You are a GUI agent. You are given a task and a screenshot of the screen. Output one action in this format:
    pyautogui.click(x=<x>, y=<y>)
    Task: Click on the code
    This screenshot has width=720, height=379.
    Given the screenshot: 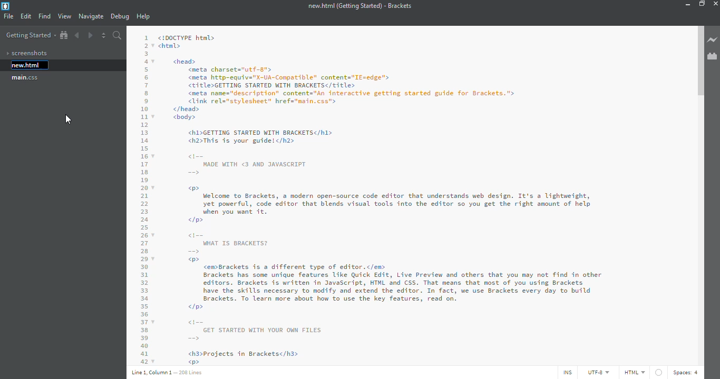 What is the action you would take?
    pyautogui.click(x=412, y=196)
    